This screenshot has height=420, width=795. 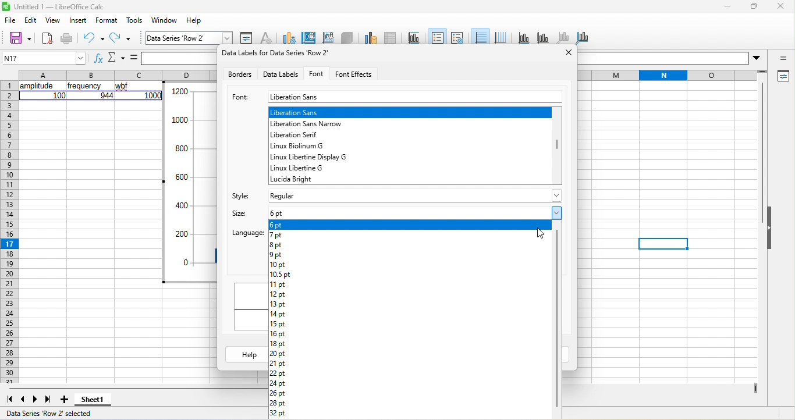 I want to click on help, so click(x=193, y=20).